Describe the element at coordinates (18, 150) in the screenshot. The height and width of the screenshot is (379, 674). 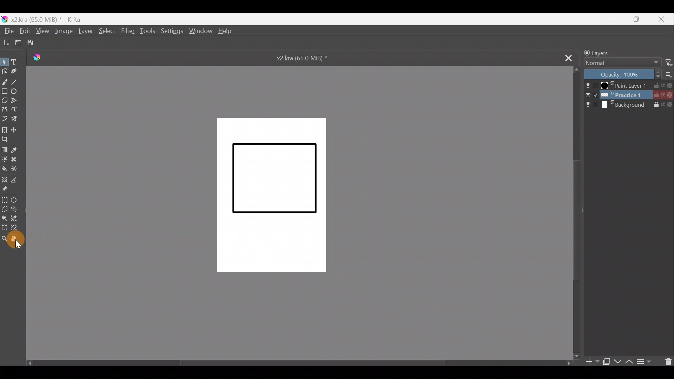
I see `Sample a colour from the image/current layer` at that location.